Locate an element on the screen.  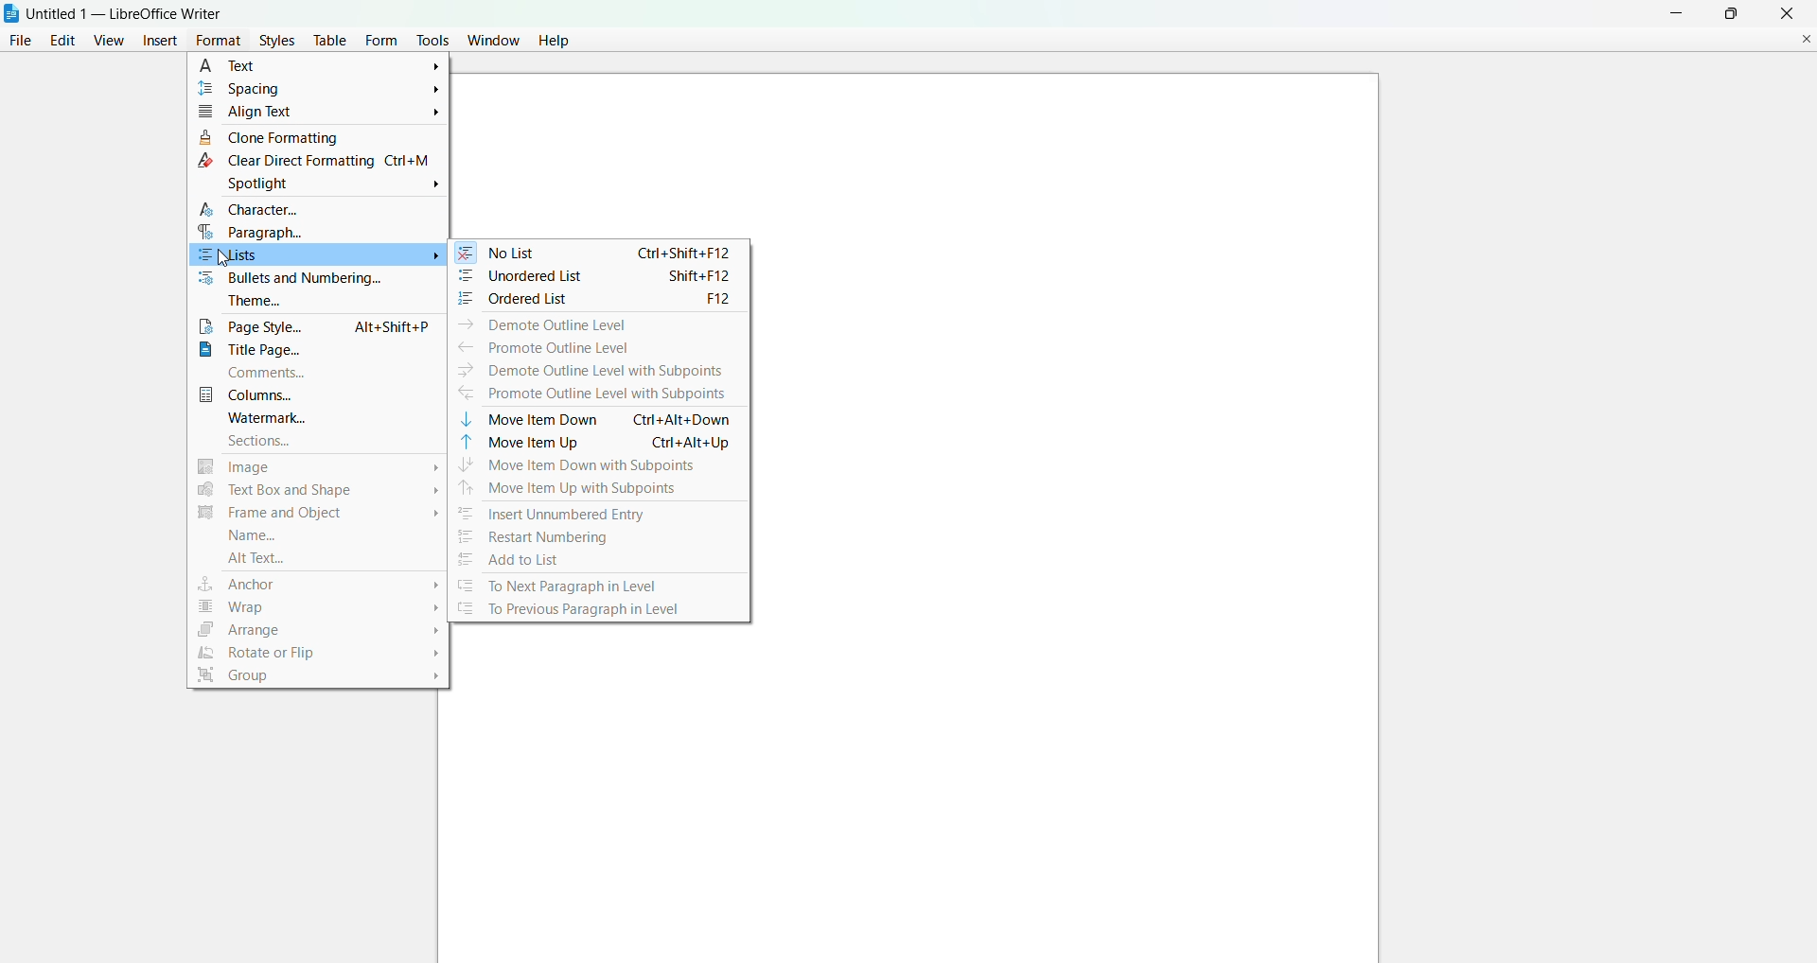
insert unumbered entry is located at coordinates (557, 514).